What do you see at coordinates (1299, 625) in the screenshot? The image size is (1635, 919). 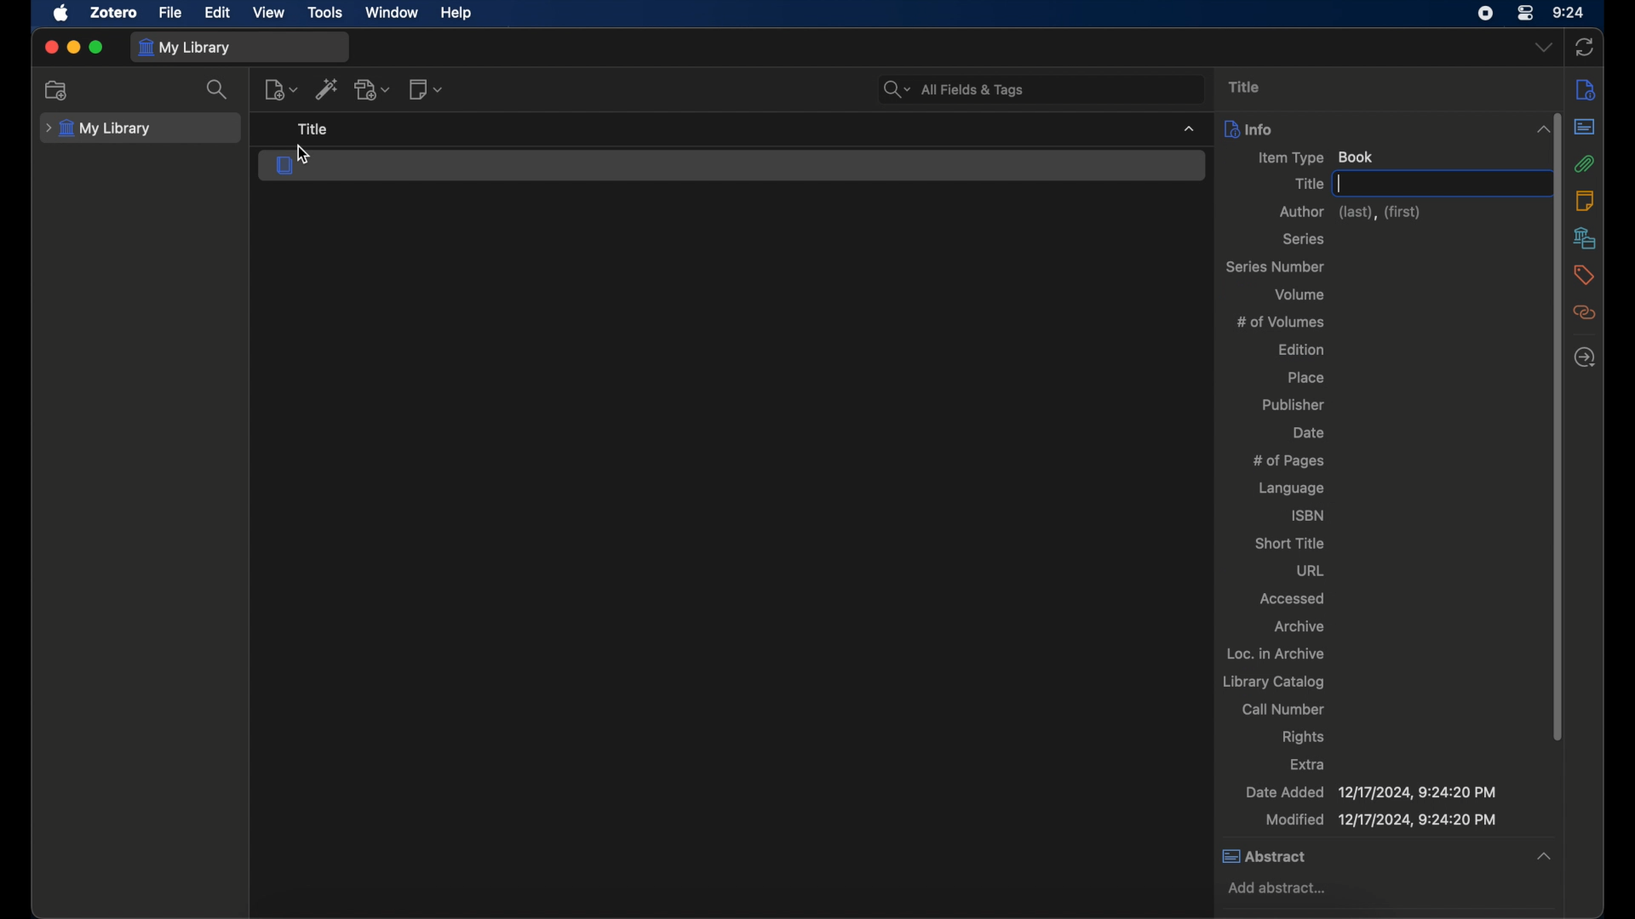 I see `archive` at bounding box center [1299, 625].